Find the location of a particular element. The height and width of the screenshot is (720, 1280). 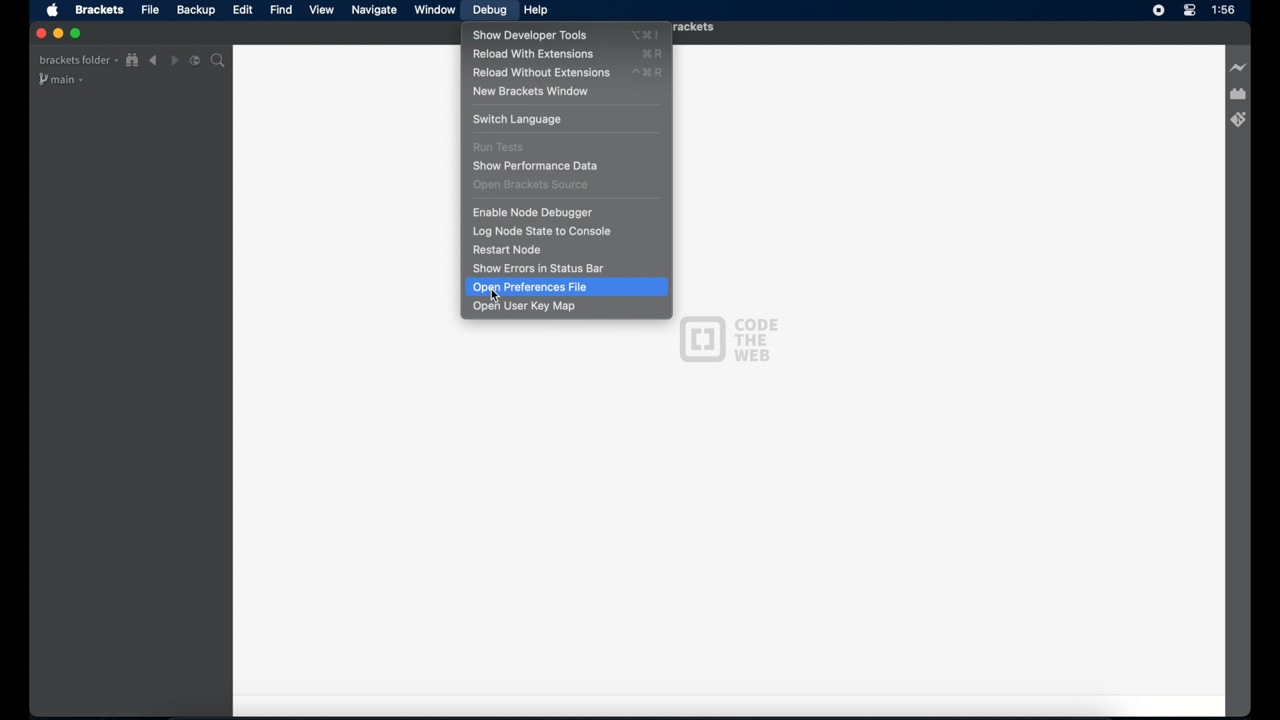

screen recorder icon is located at coordinates (1157, 11).